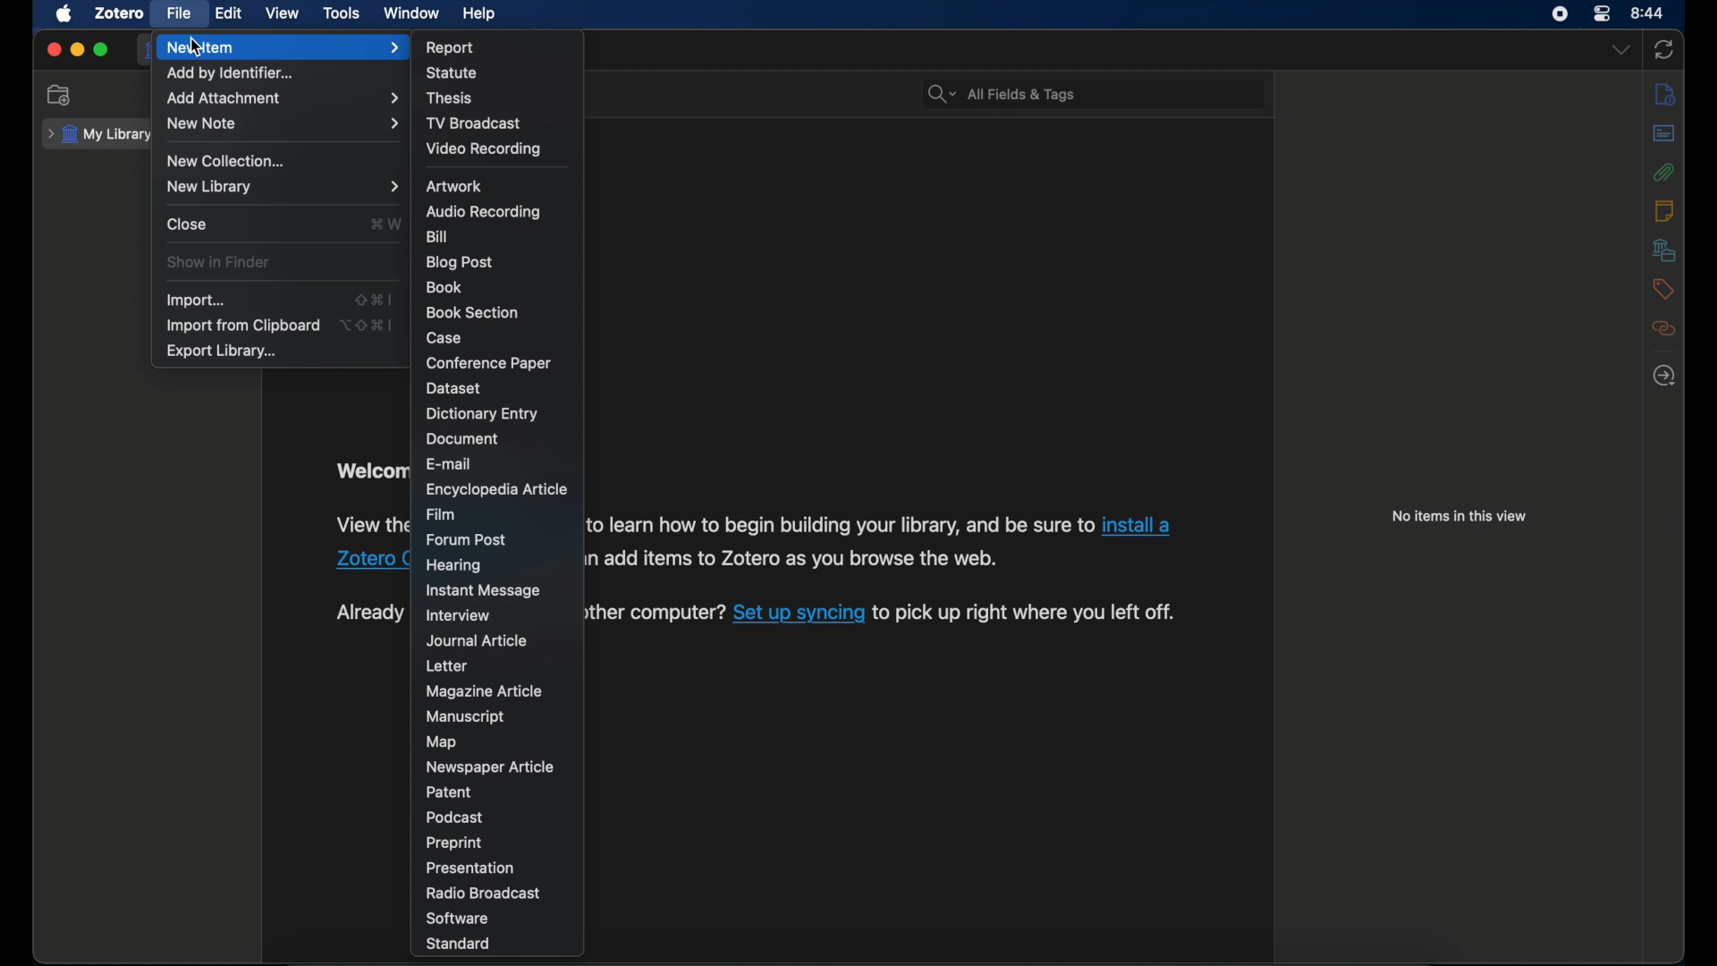 Image resolution: width=1717 pixels, height=966 pixels. I want to click on add attachment, so click(281, 97).